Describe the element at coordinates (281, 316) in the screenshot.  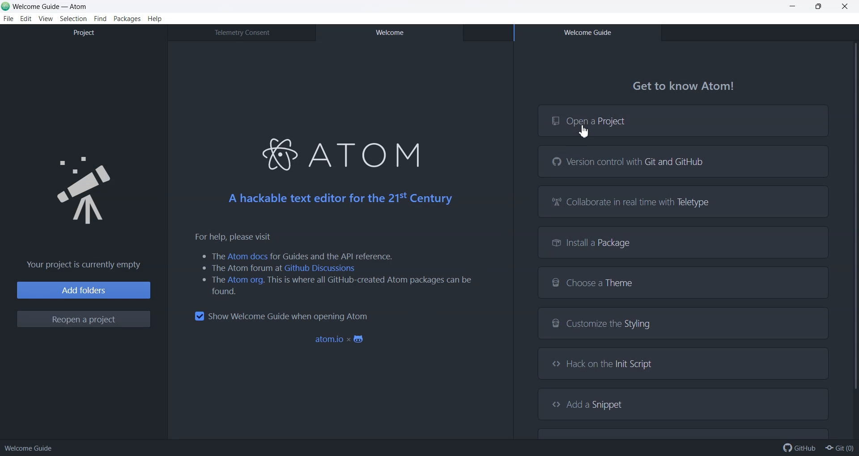
I see `Show Welcome Guide when opening Atom` at that location.